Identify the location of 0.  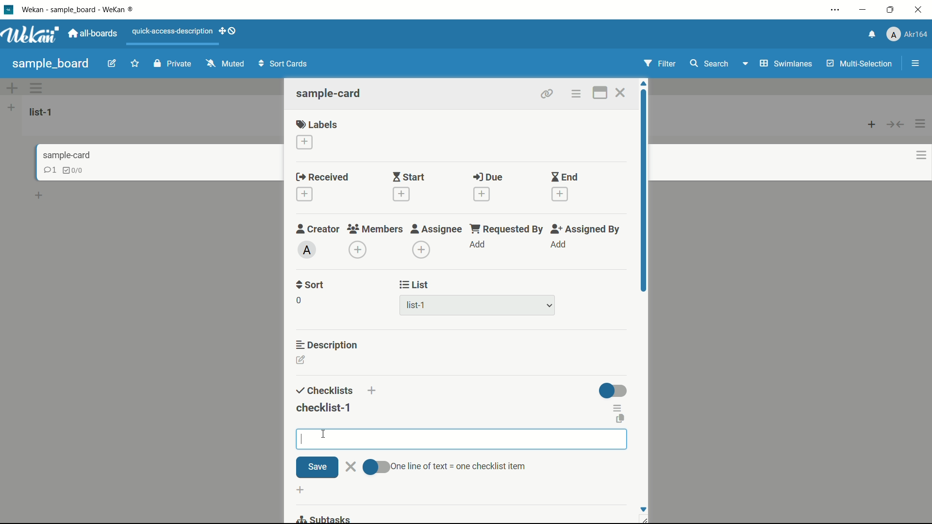
(299, 300).